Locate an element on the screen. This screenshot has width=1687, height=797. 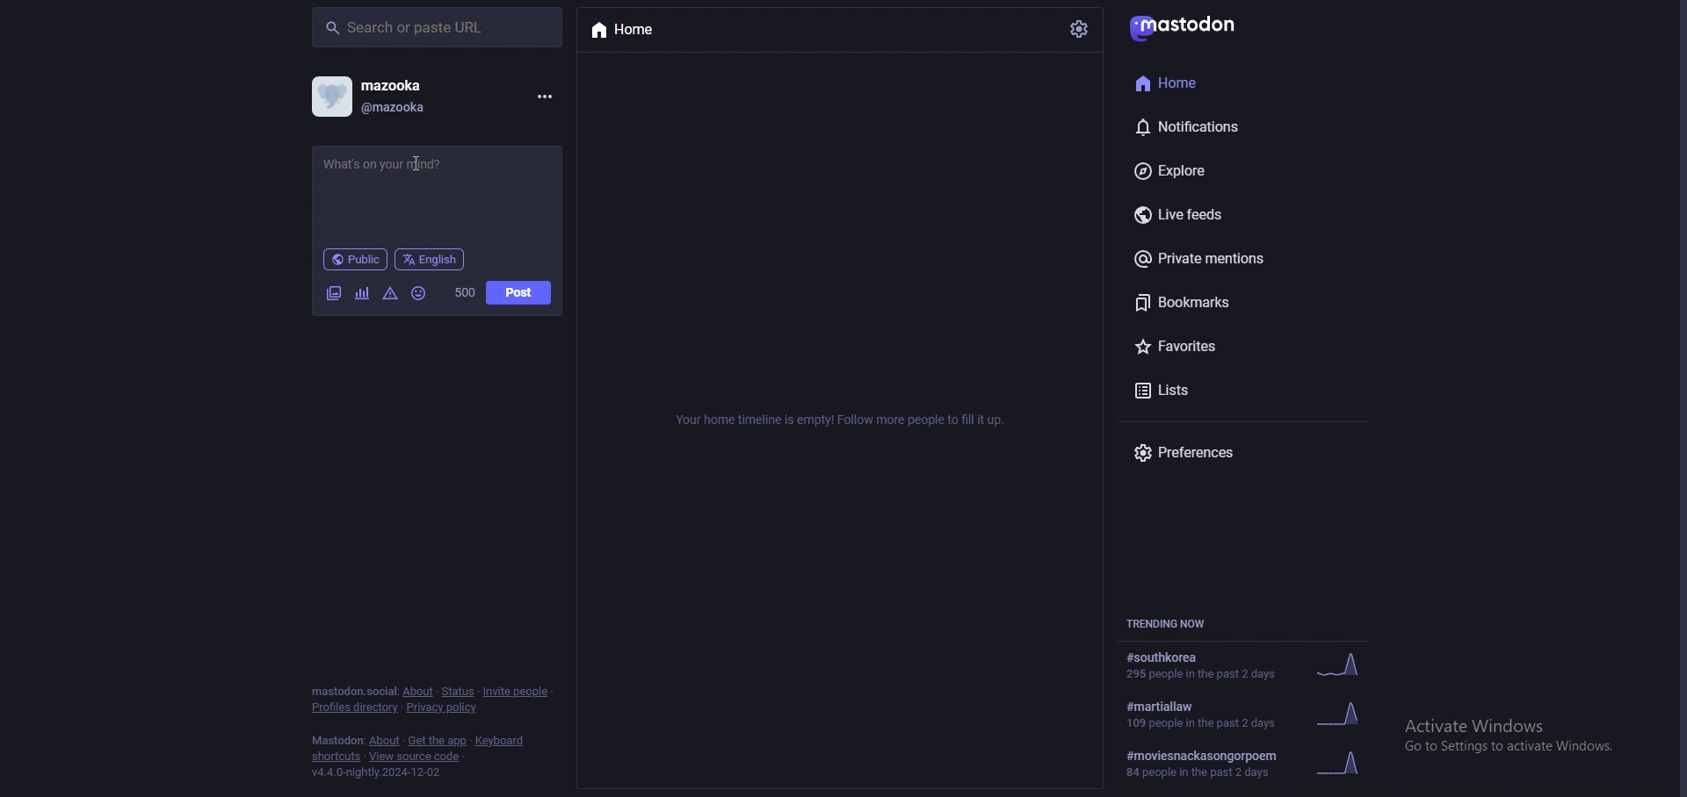
cursor is located at coordinates (414, 165).